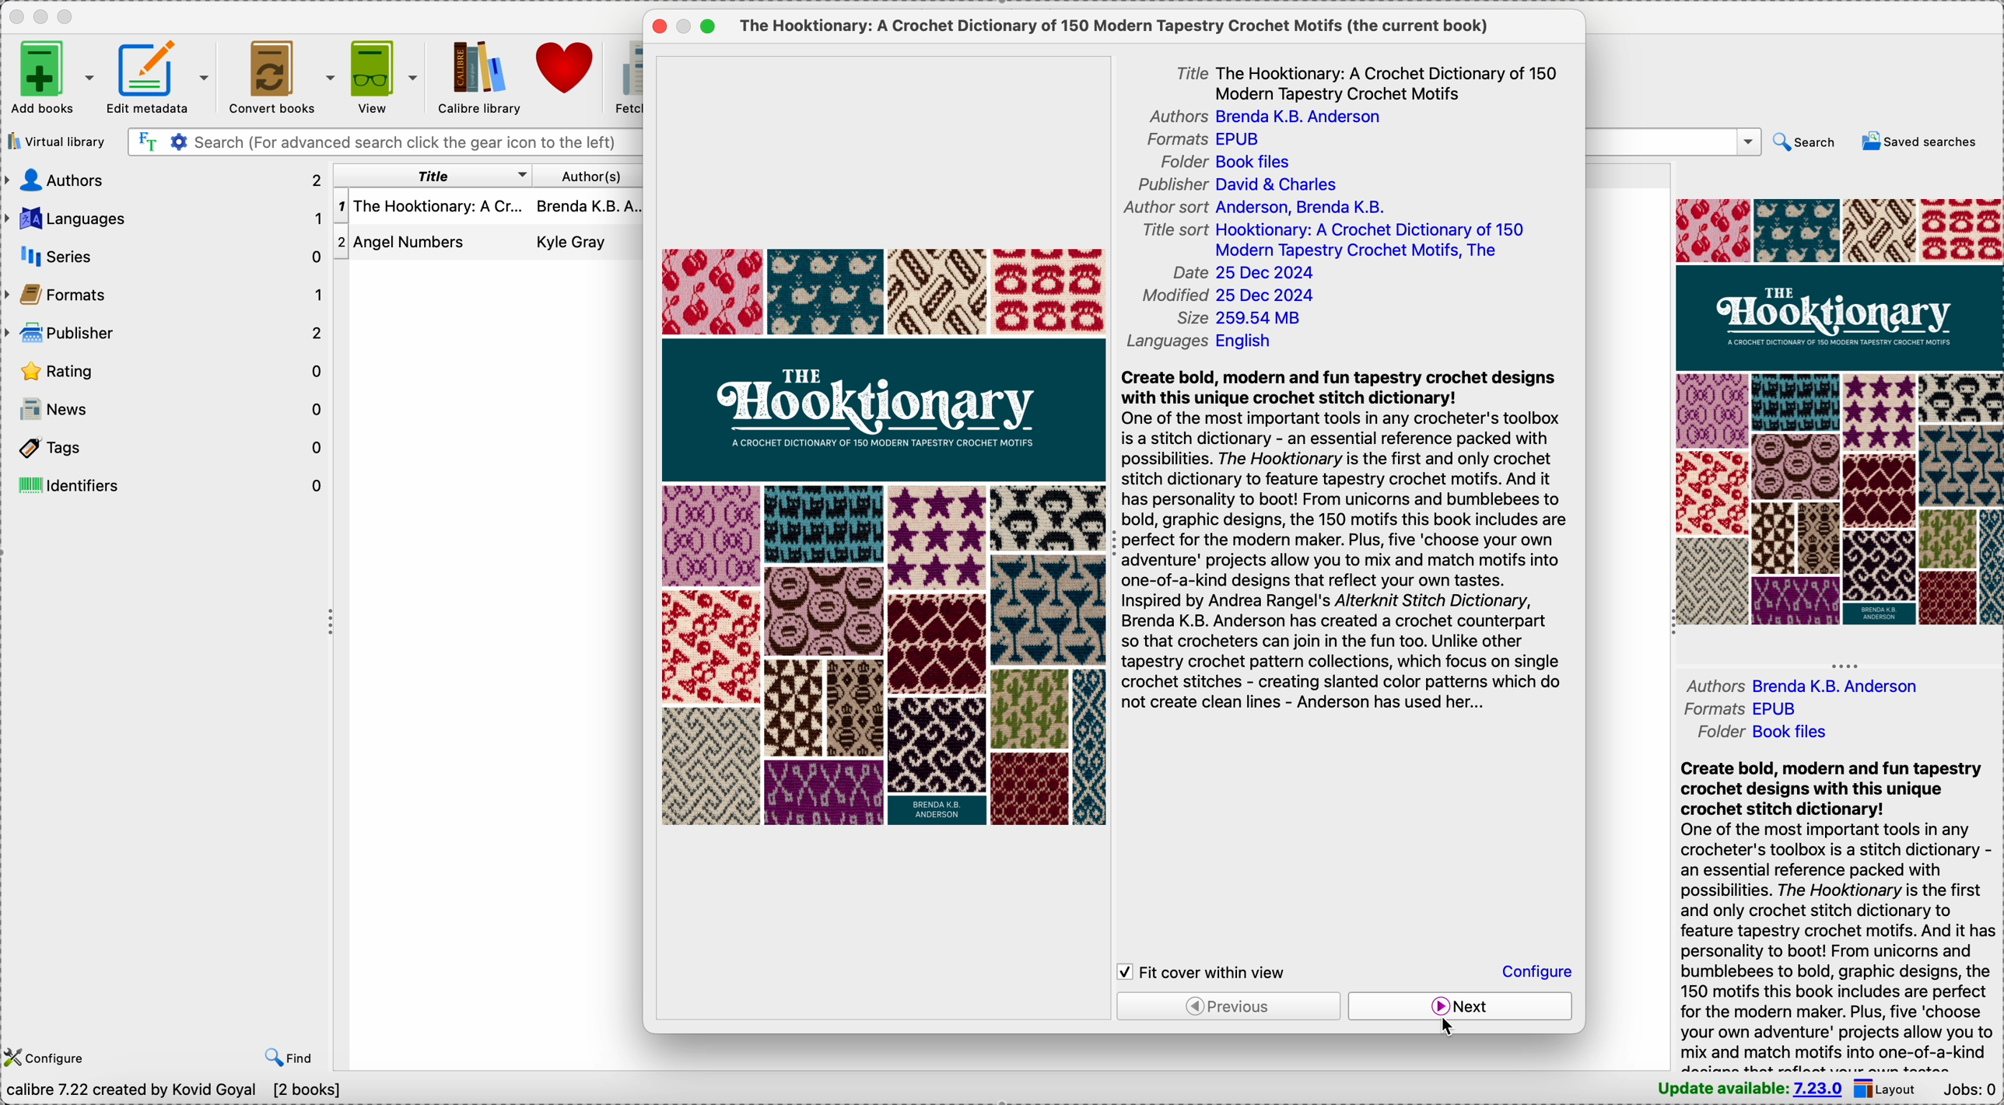  What do you see at coordinates (386, 75) in the screenshot?
I see `view` at bounding box center [386, 75].